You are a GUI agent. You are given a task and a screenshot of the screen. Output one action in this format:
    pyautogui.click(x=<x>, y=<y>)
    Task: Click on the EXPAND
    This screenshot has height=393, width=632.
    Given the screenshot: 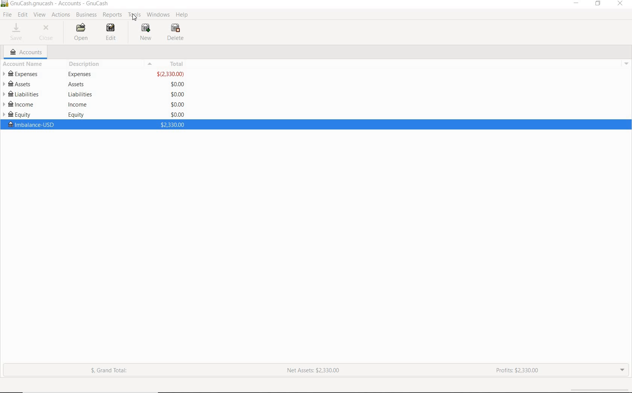 What is the action you would take?
    pyautogui.click(x=623, y=372)
    